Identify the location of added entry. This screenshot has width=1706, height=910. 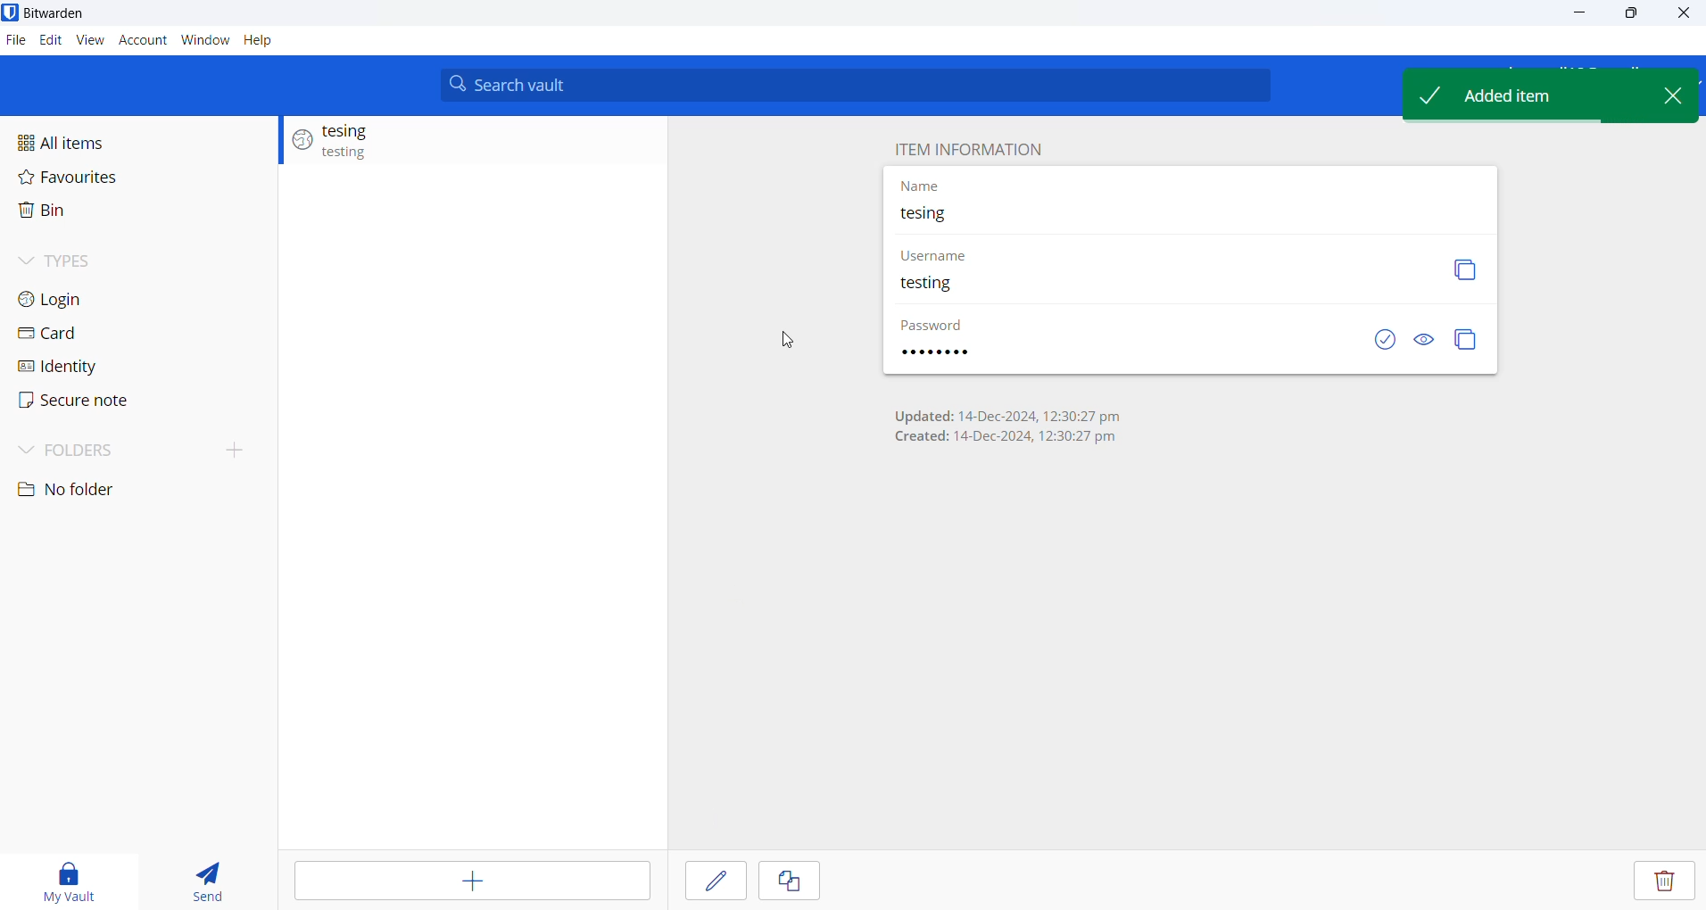
(476, 143).